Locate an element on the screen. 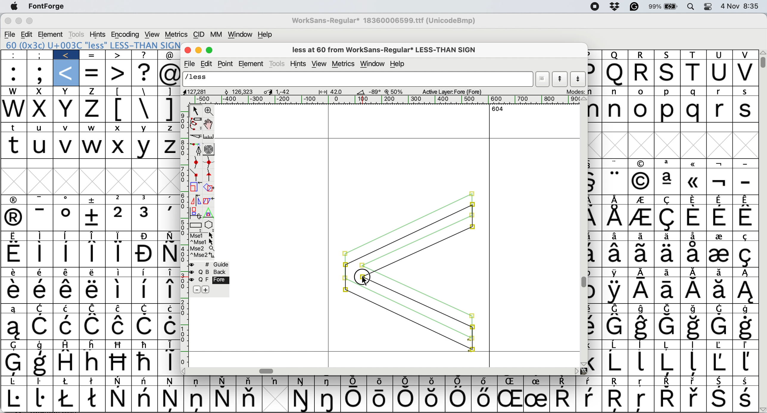 The height and width of the screenshot is (413, 767). add a curve point is located at coordinates (195, 162).